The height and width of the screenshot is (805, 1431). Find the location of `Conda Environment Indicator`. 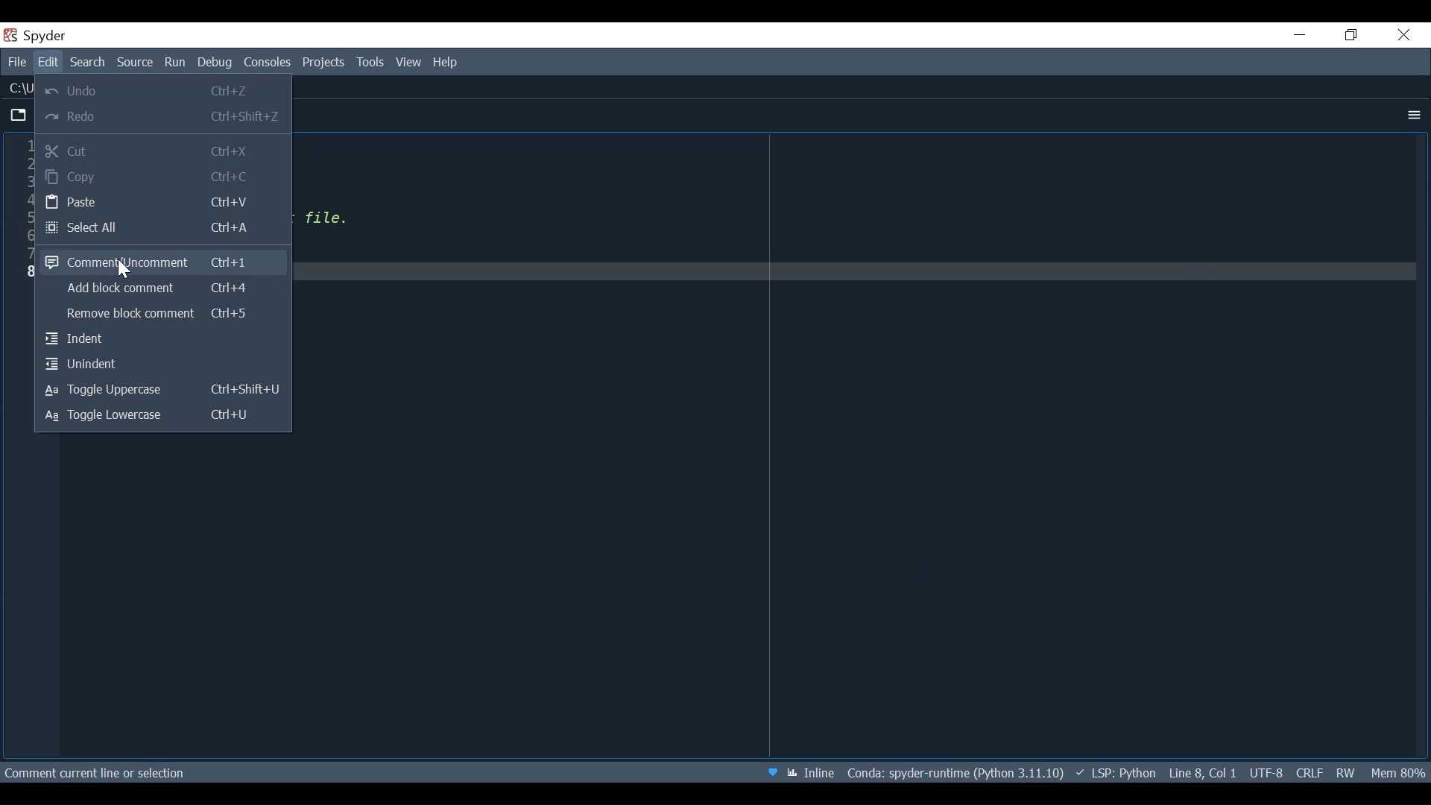

Conda Environment Indicator is located at coordinates (954, 772).